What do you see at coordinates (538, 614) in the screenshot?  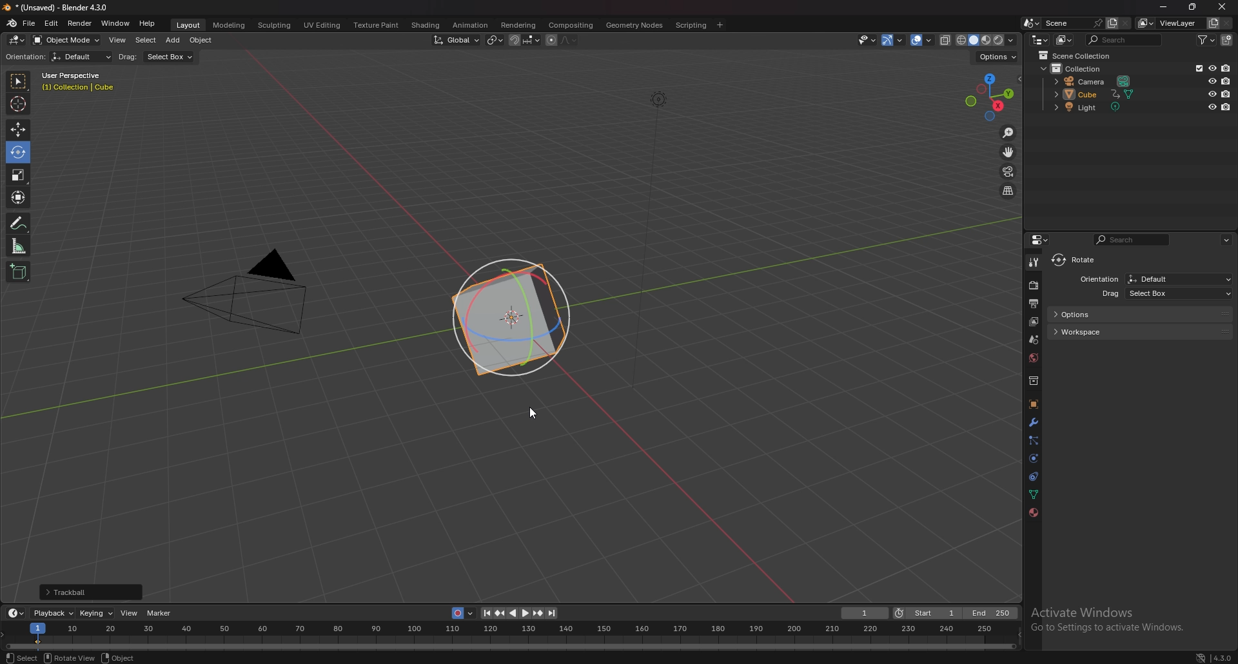 I see `jump to key frame` at bounding box center [538, 614].